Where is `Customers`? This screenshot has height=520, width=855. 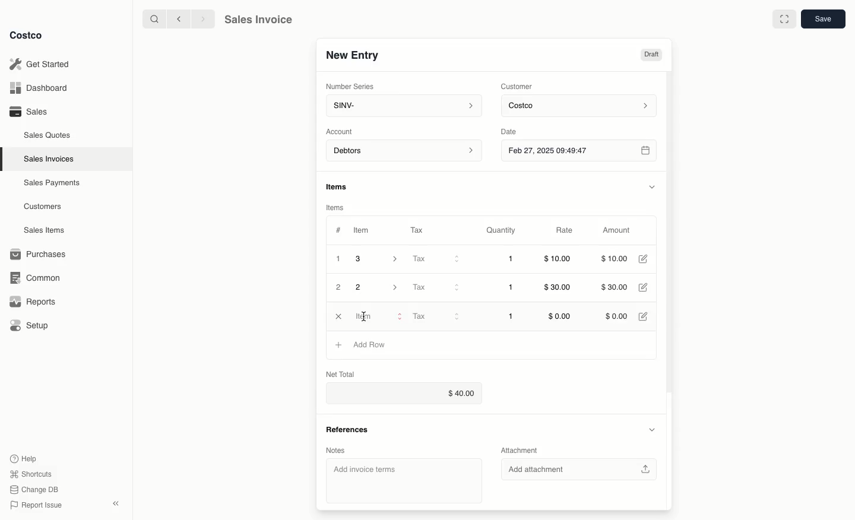 Customers is located at coordinates (45, 207).